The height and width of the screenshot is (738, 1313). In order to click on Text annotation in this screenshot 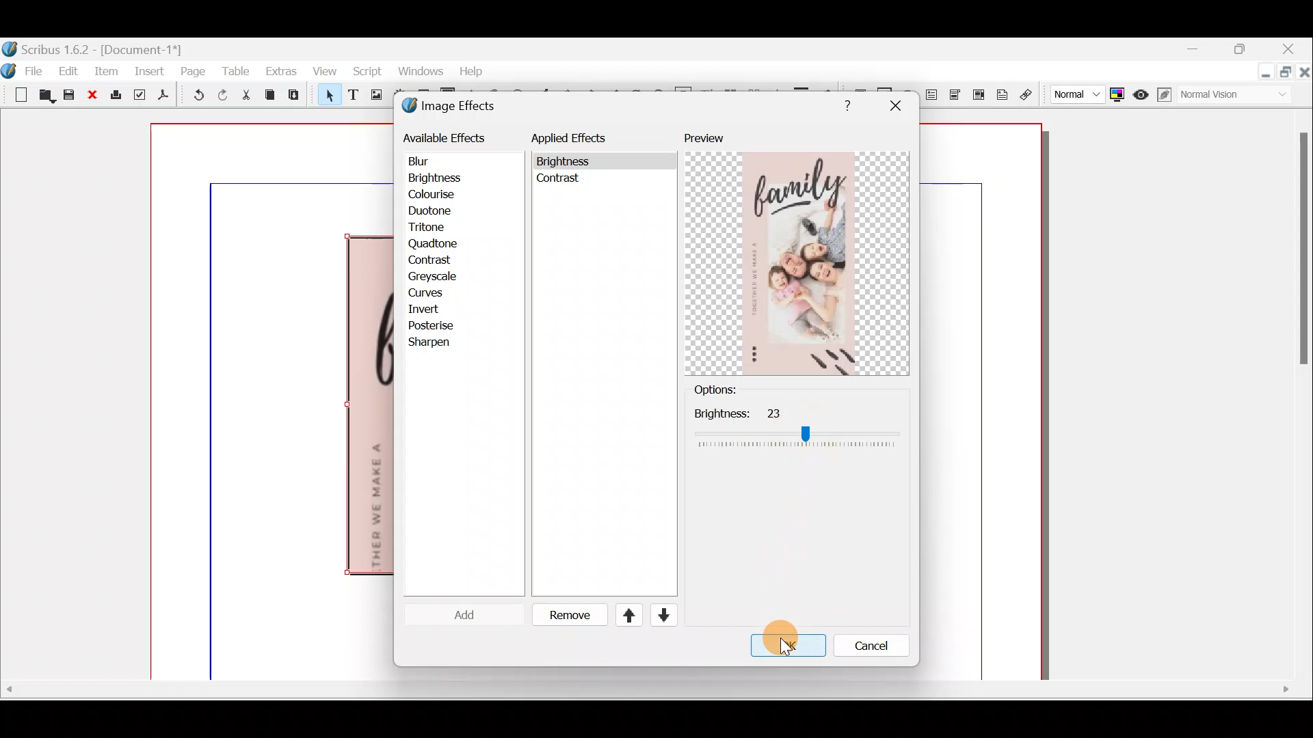, I will do `click(1000, 93)`.